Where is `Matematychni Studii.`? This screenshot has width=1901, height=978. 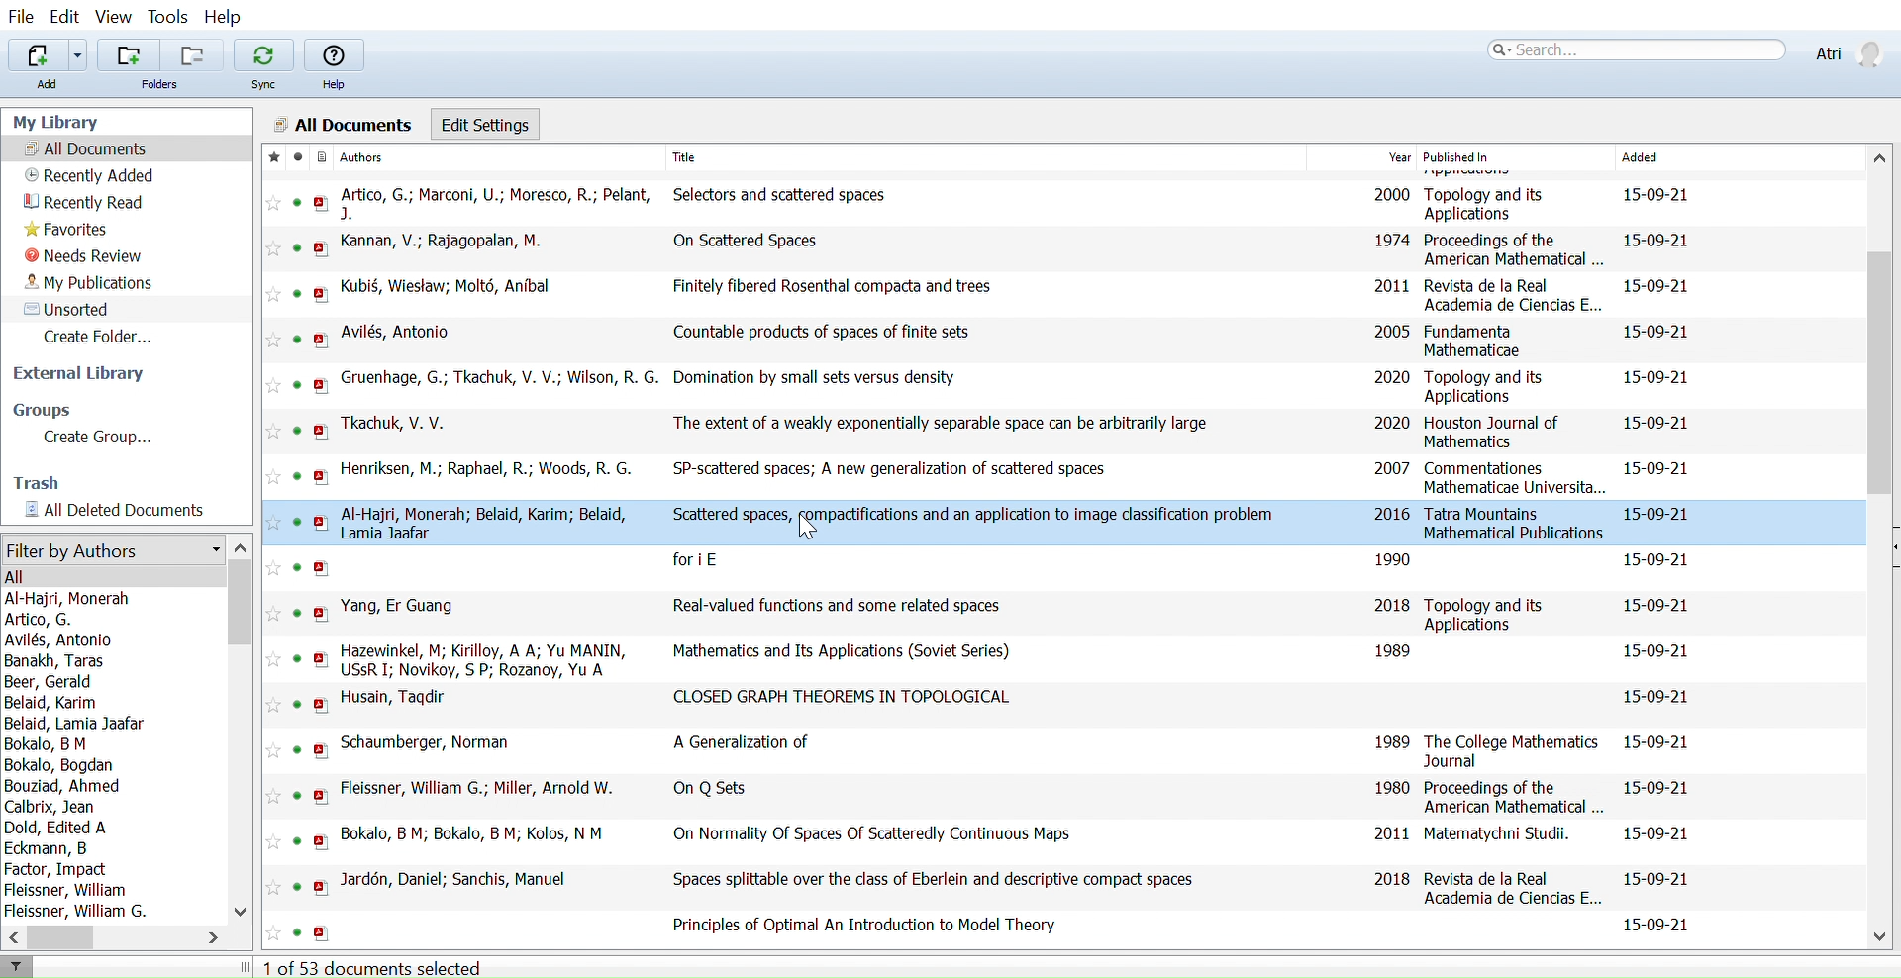
Matematychni Studii. is located at coordinates (1497, 831).